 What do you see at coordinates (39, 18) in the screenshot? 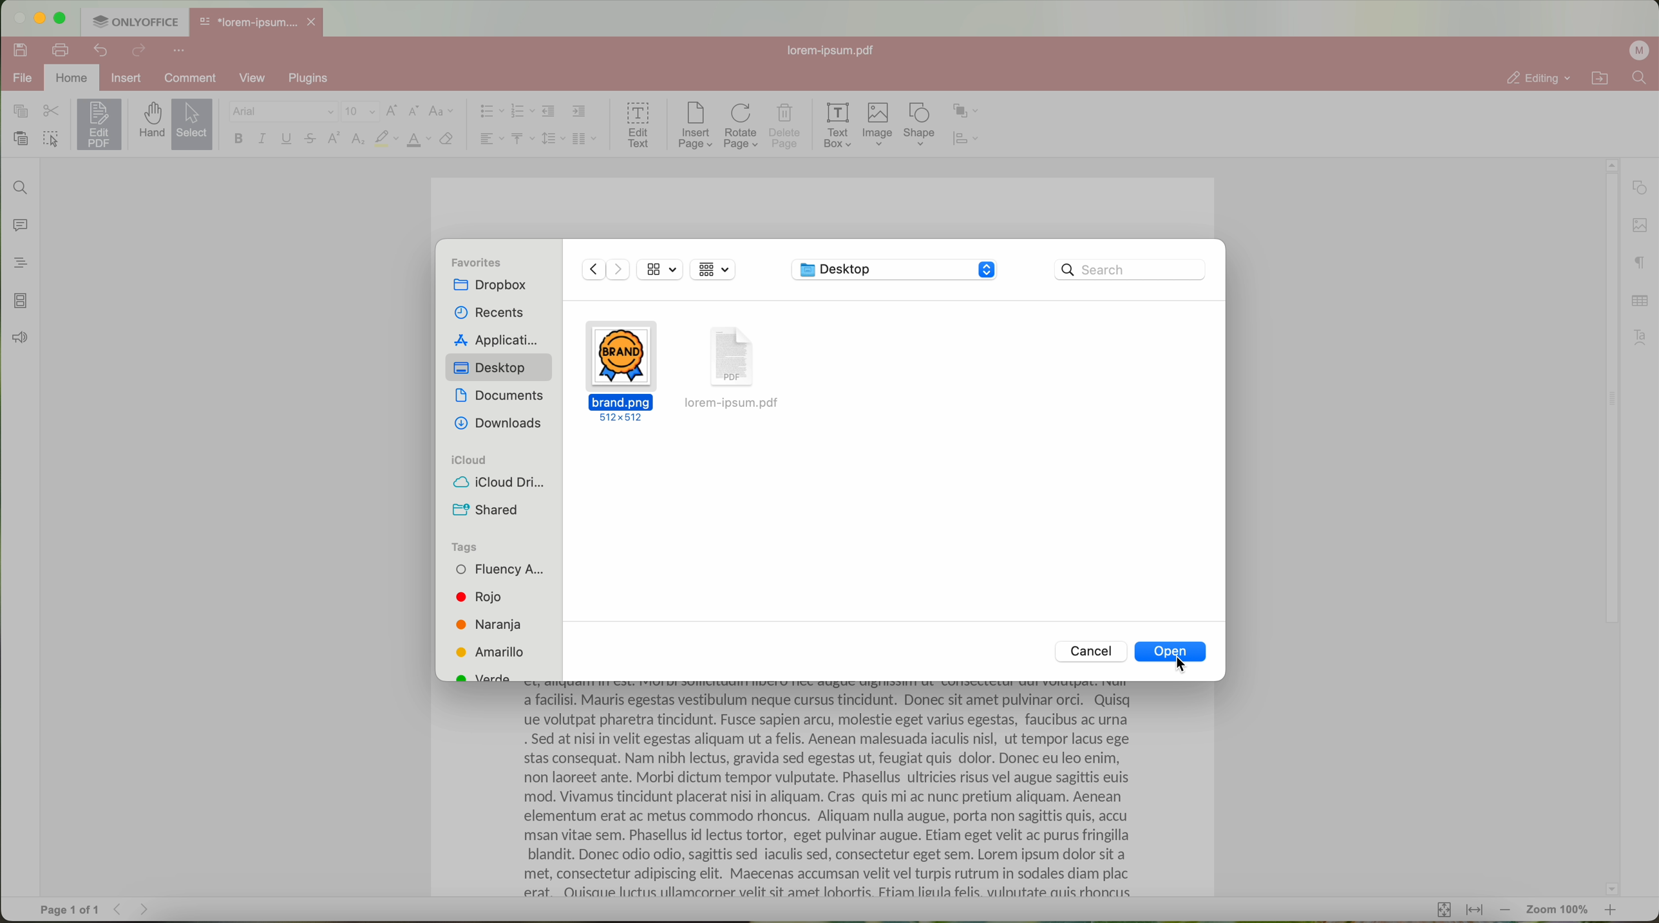
I see `minimize` at bounding box center [39, 18].